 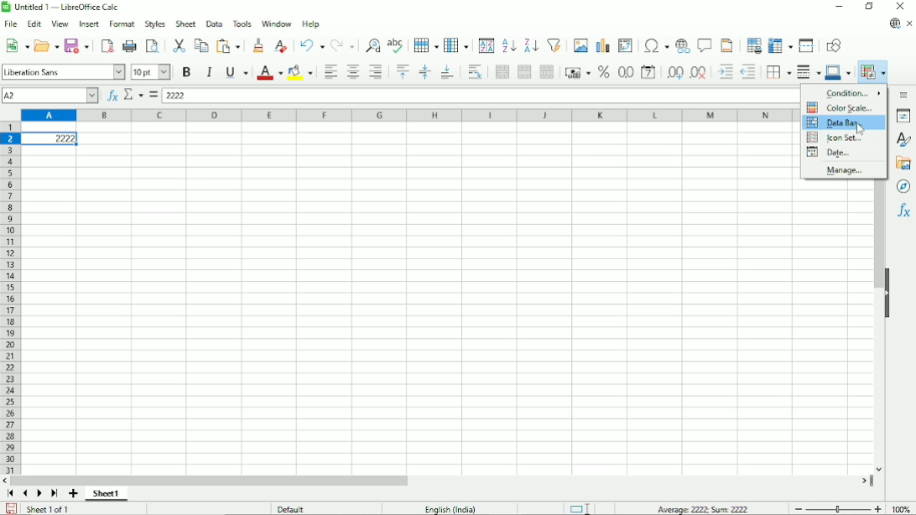 I want to click on Data bar, so click(x=843, y=122).